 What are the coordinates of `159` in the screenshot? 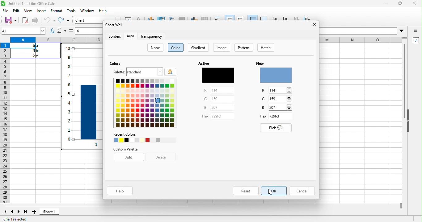 It's located at (280, 99).